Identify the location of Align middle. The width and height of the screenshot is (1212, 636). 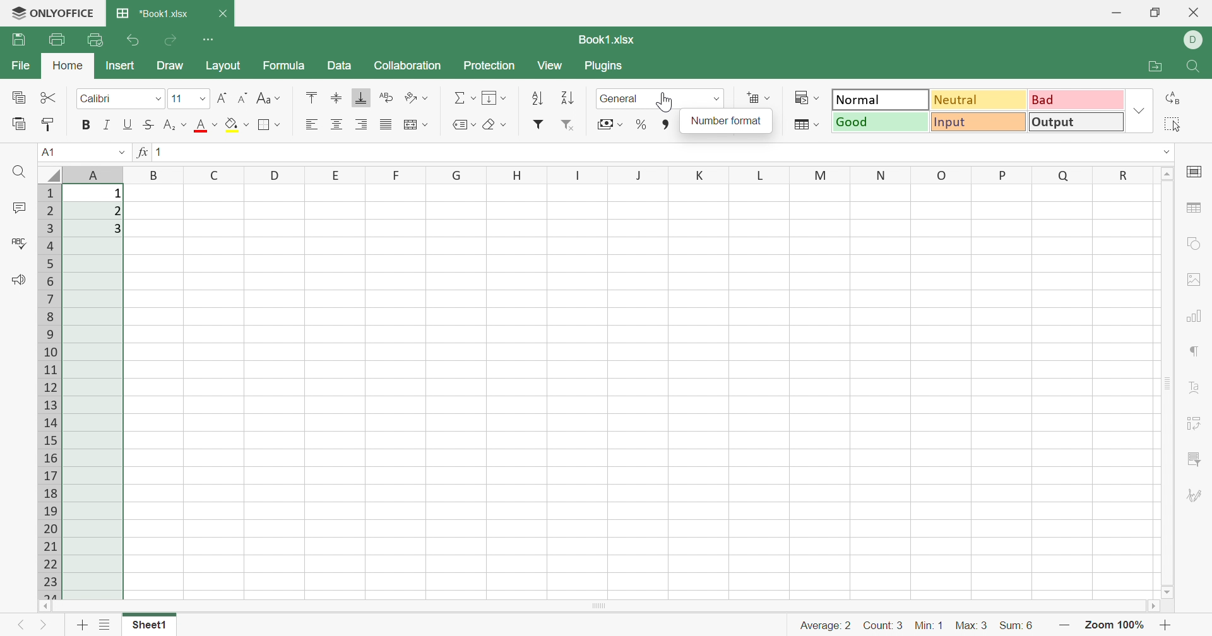
(338, 124).